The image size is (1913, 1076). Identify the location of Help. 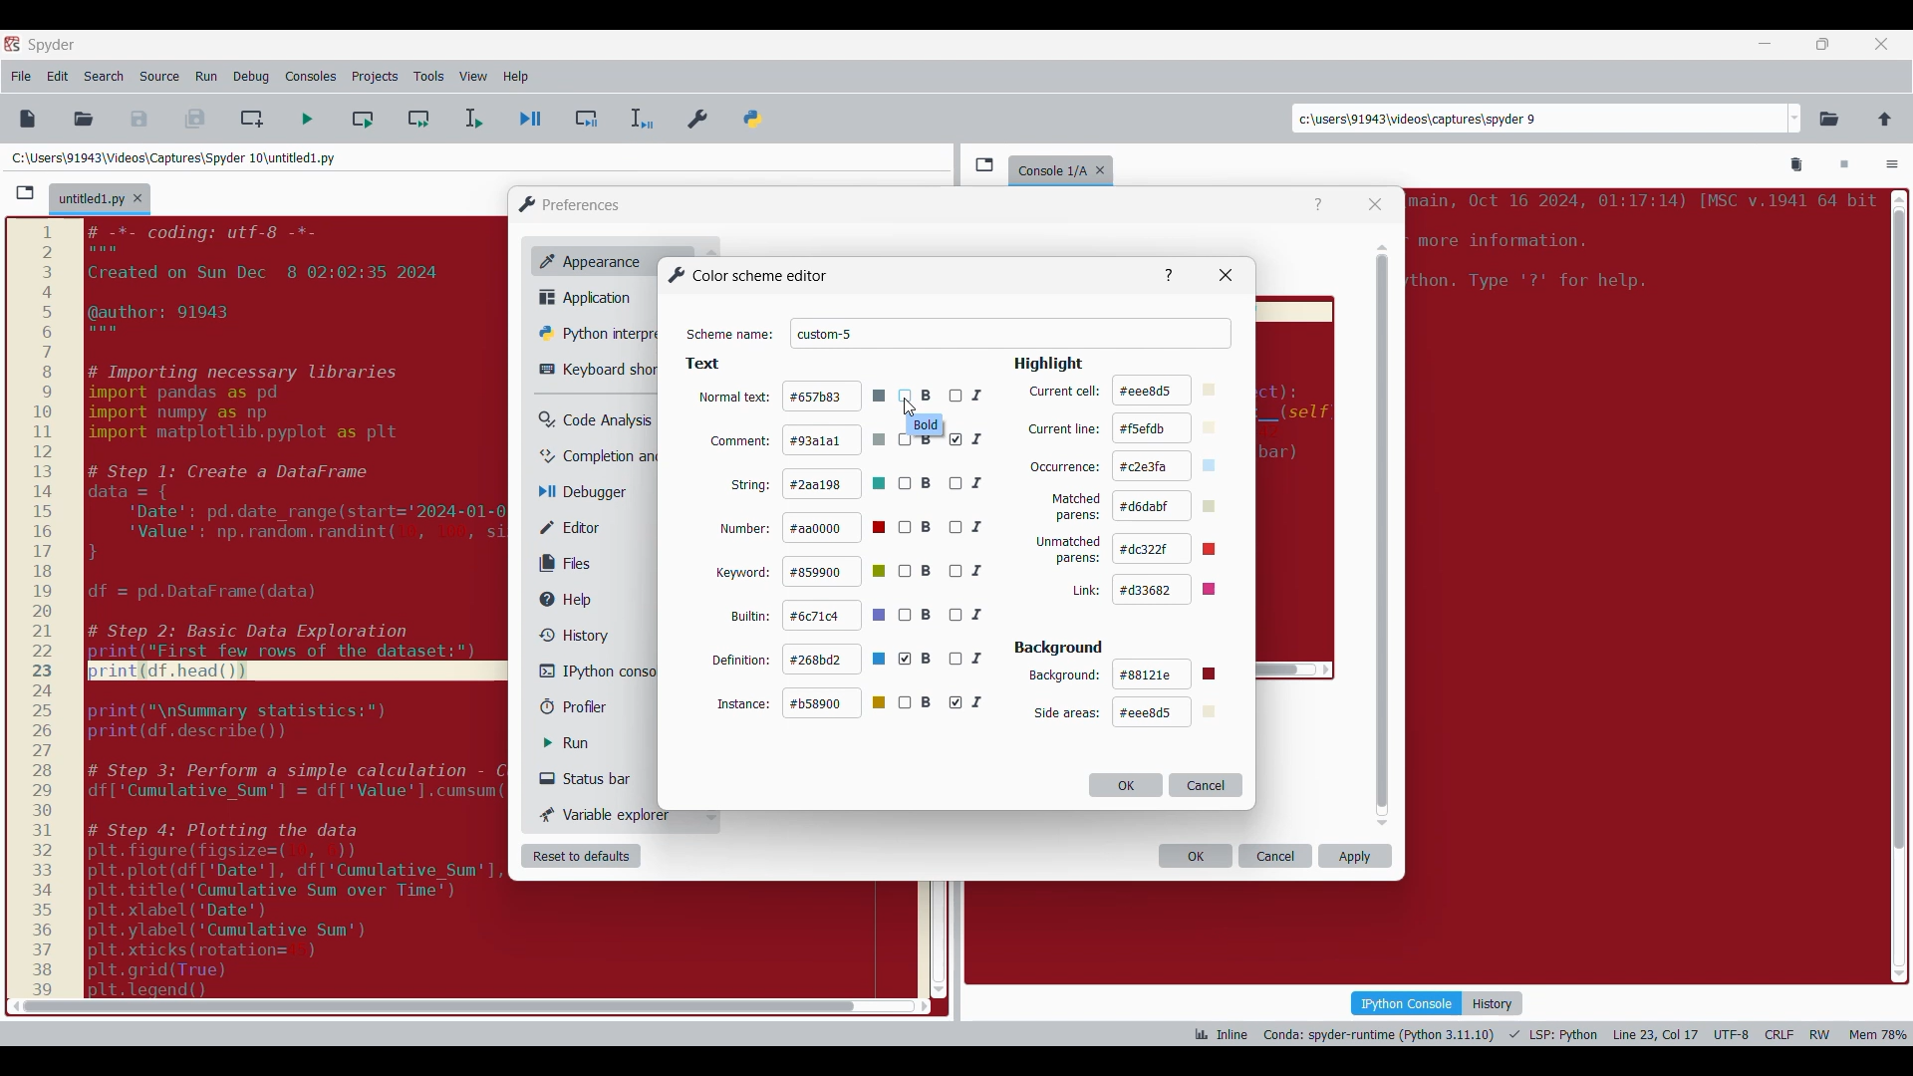
(575, 600).